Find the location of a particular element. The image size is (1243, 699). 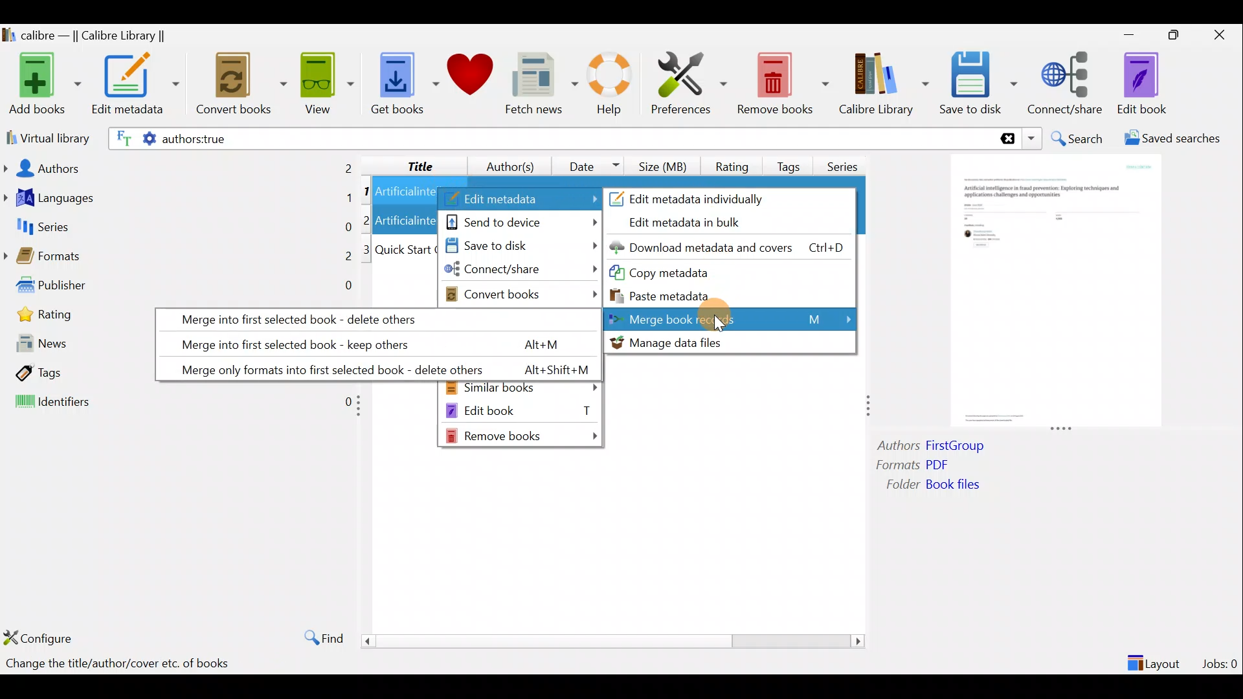

Paste metadata is located at coordinates (673, 294).